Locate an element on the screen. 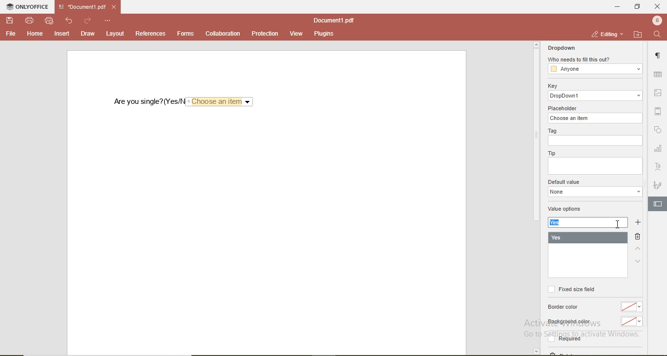 The height and width of the screenshot is (356, 667). view is located at coordinates (296, 34).